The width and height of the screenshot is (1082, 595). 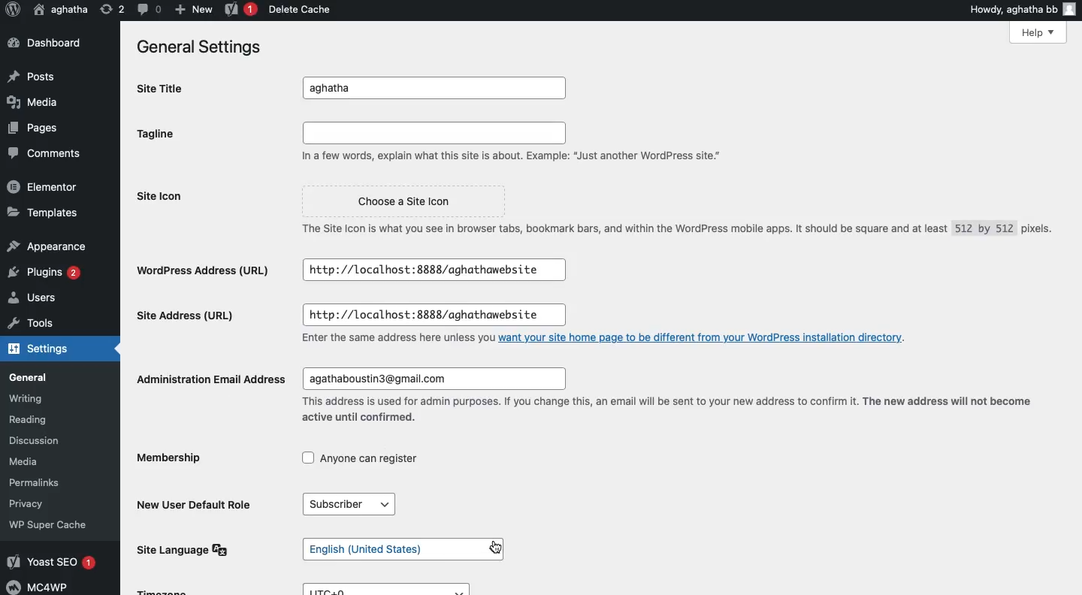 What do you see at coordinates (672, 234) in the screenshot?
I see `The Site Icon is what you see in browser tabs, bookmark bars, and within the WordPress mobile apps. It should be square and at least 512 by 512 pixels.` at bounding box center [672, 234].